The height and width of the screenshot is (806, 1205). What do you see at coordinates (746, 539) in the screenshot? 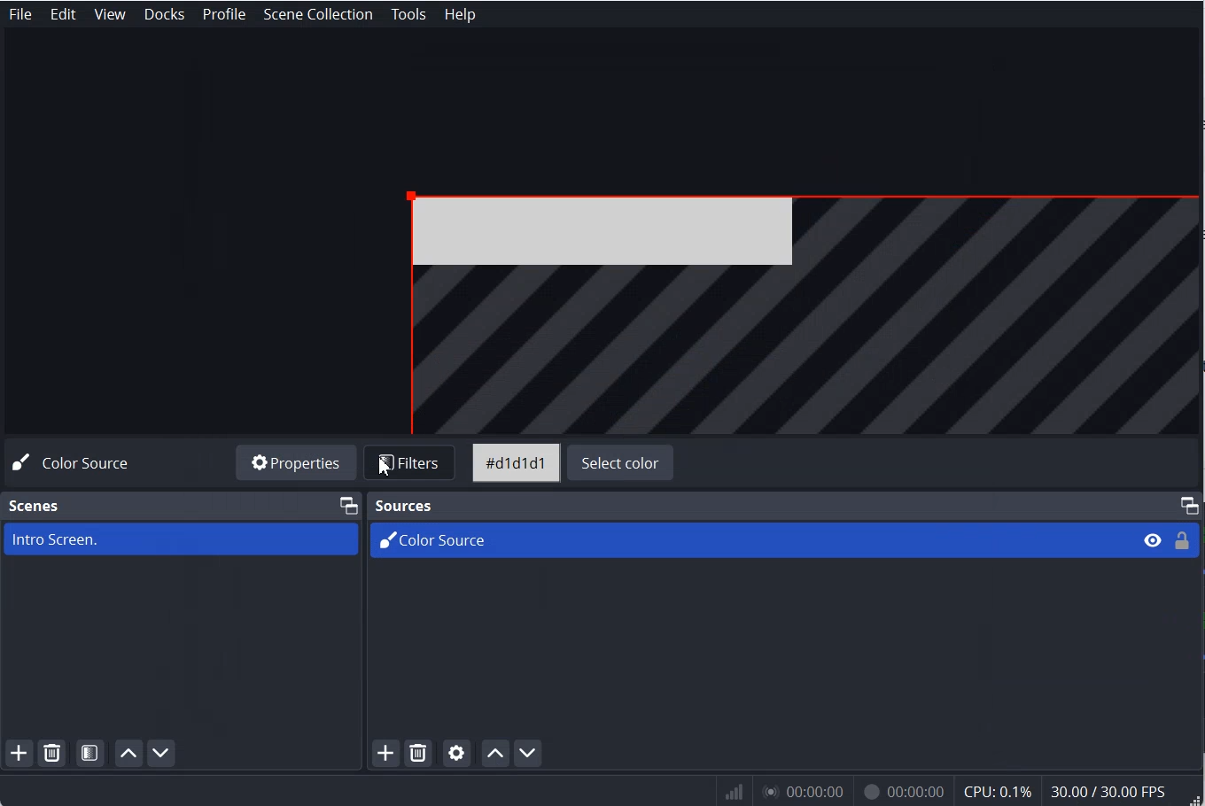
I see `Color Source` at bounding box center [746, 539].